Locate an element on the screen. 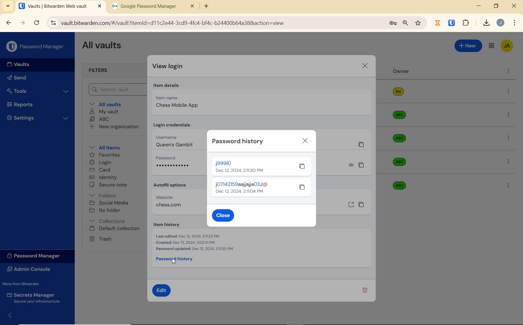 This screenshot has height=325, width=523. item details is located at coordinates (168, 86).